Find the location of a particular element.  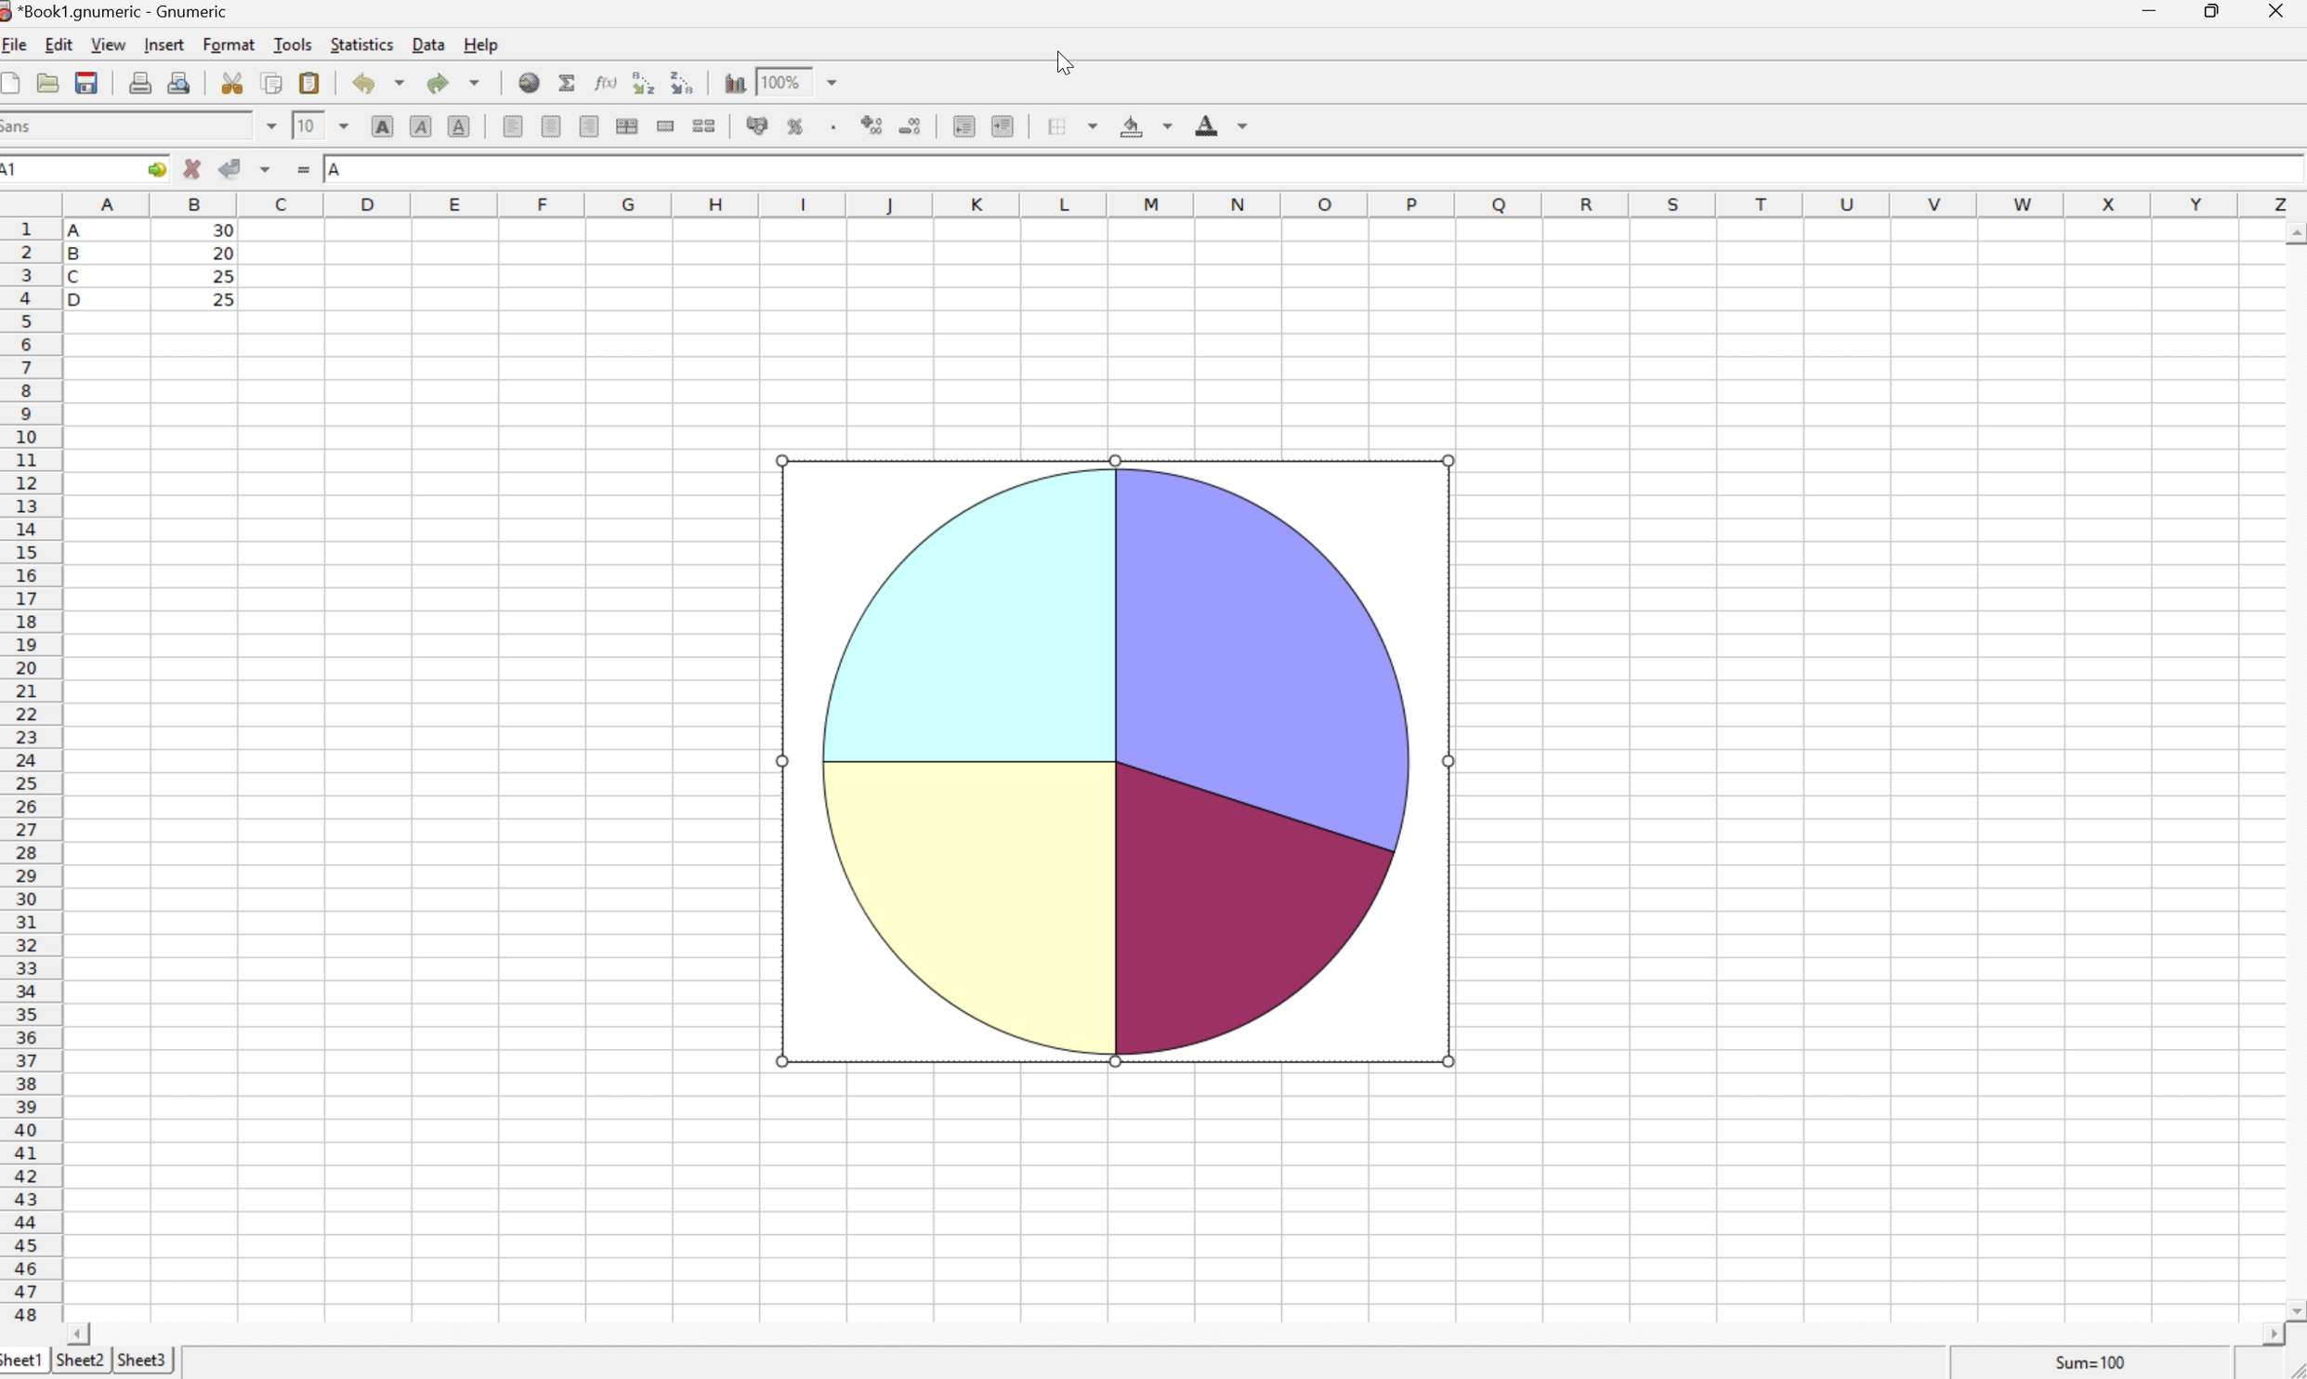

Scroll Left is located at coordinates (83, 1333).